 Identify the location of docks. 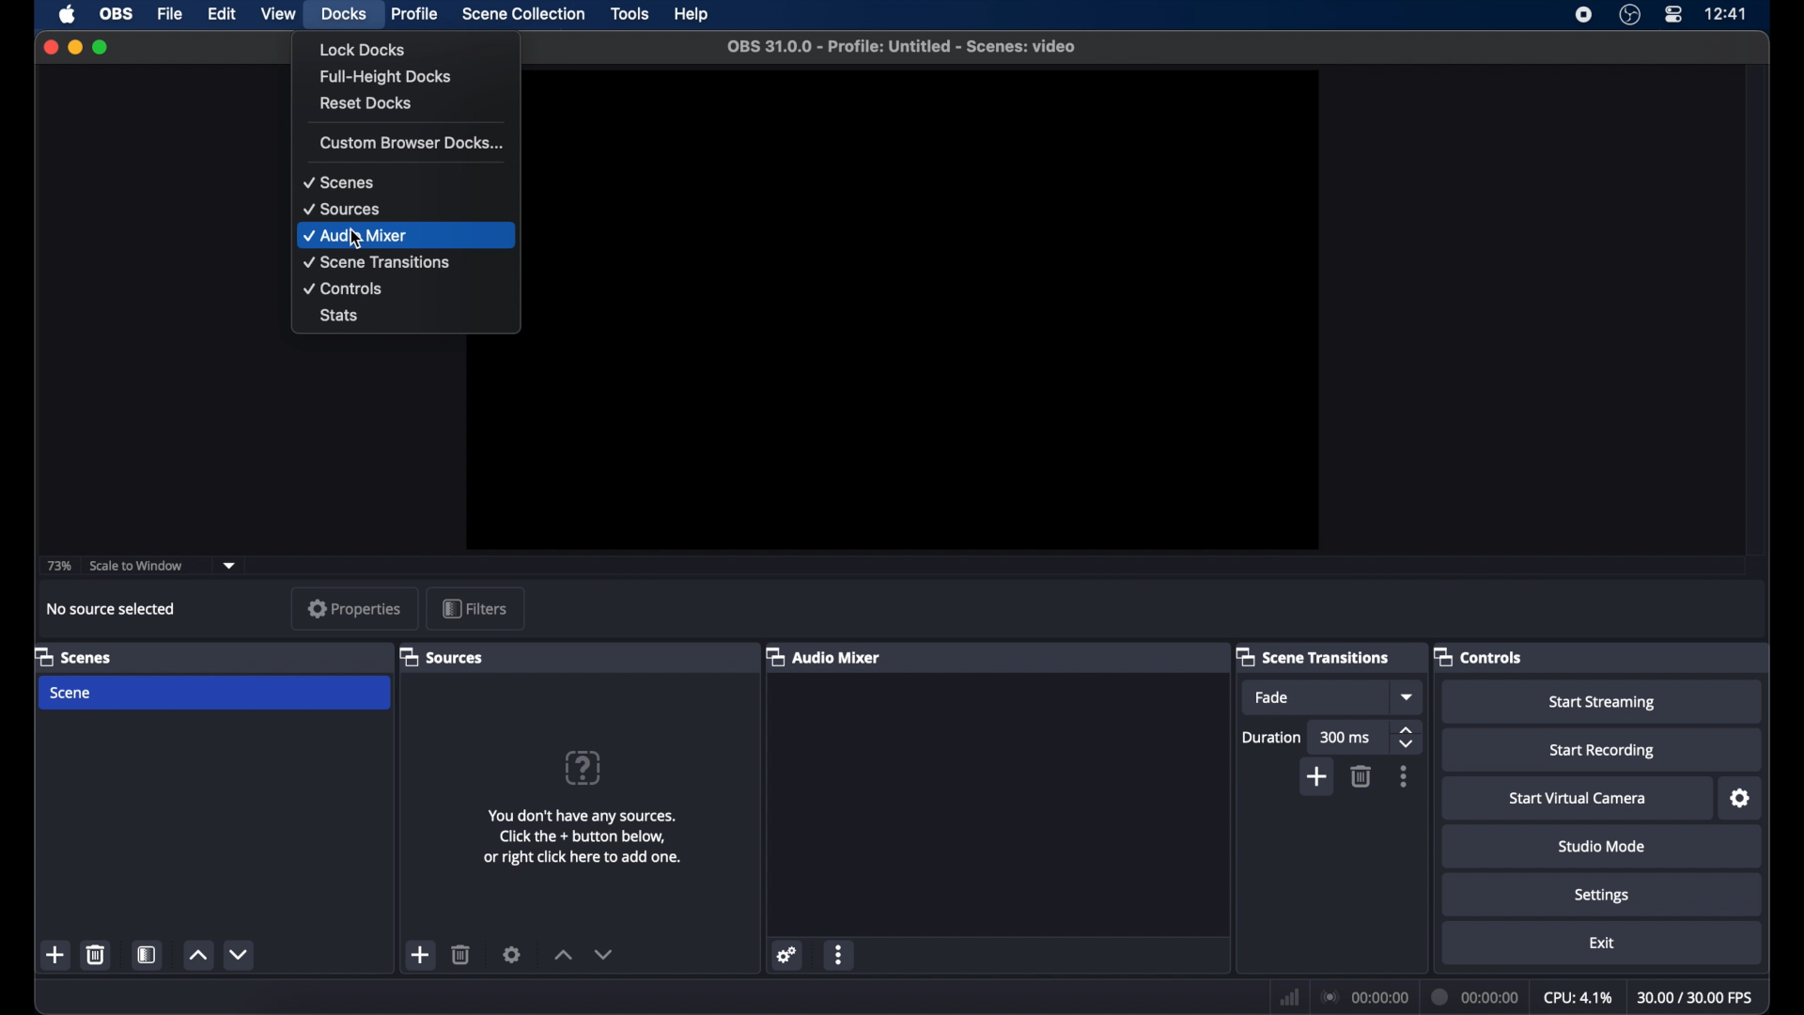
(344, 13).